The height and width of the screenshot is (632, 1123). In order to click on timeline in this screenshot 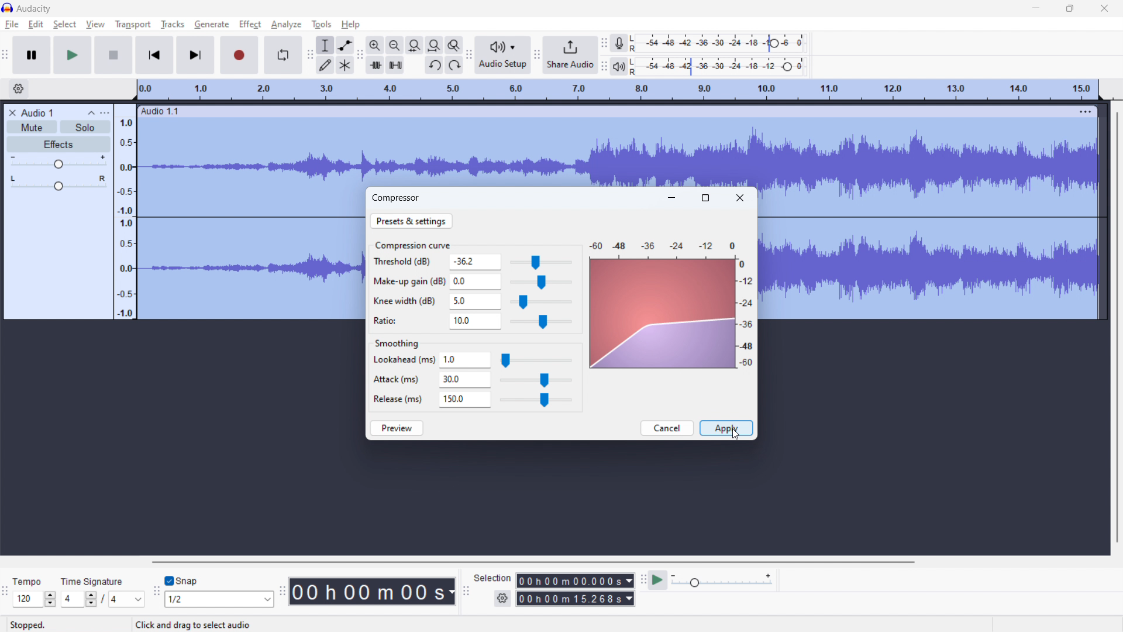, I will do `click(617, 90)`.